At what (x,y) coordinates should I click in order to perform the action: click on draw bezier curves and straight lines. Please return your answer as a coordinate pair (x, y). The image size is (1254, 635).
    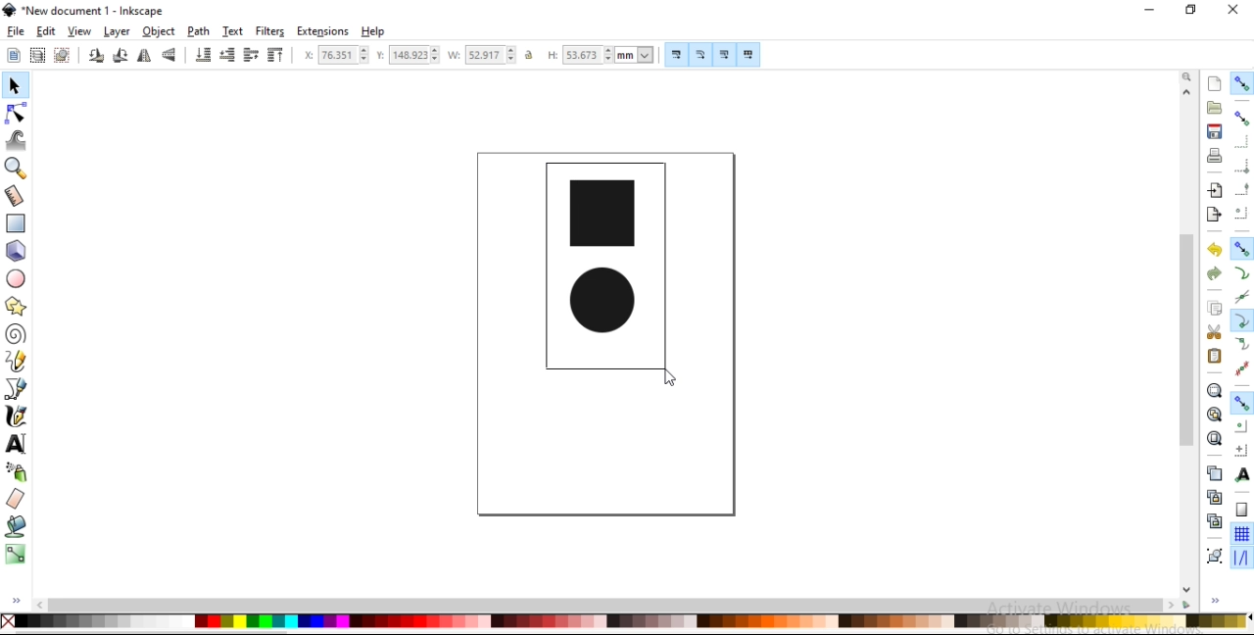
    Looking at the image, I should click on (17, 390).